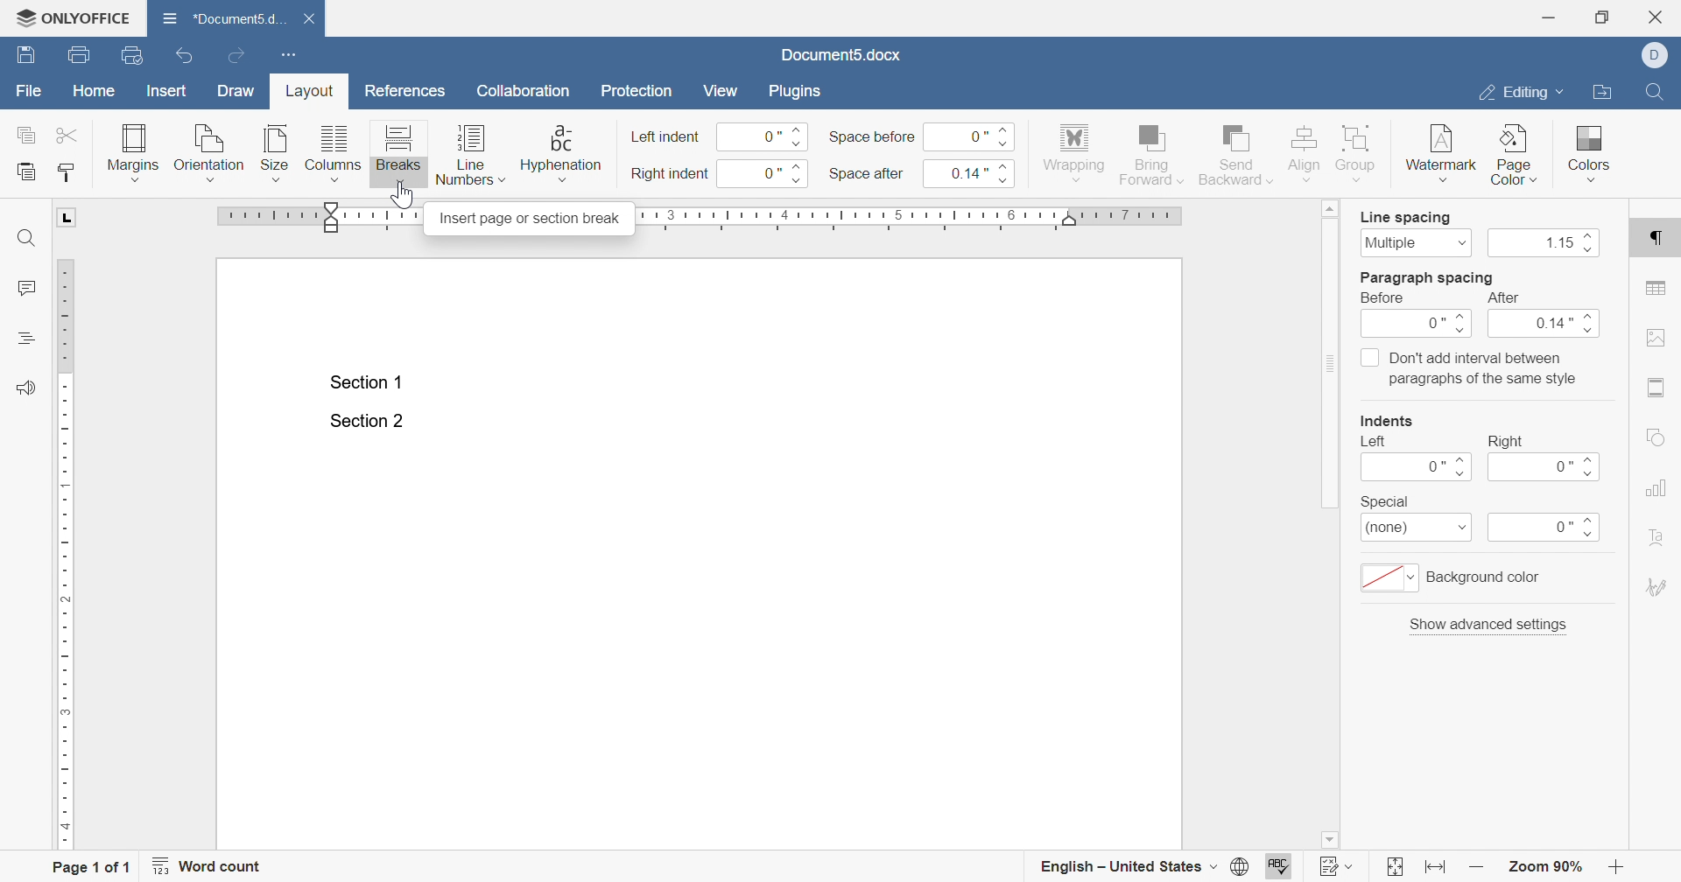 The width and height of the screenshot is (1681, 882). Describe the element at coordinates (1150, 154) in the screenshot. I see `bring forward` at that location.